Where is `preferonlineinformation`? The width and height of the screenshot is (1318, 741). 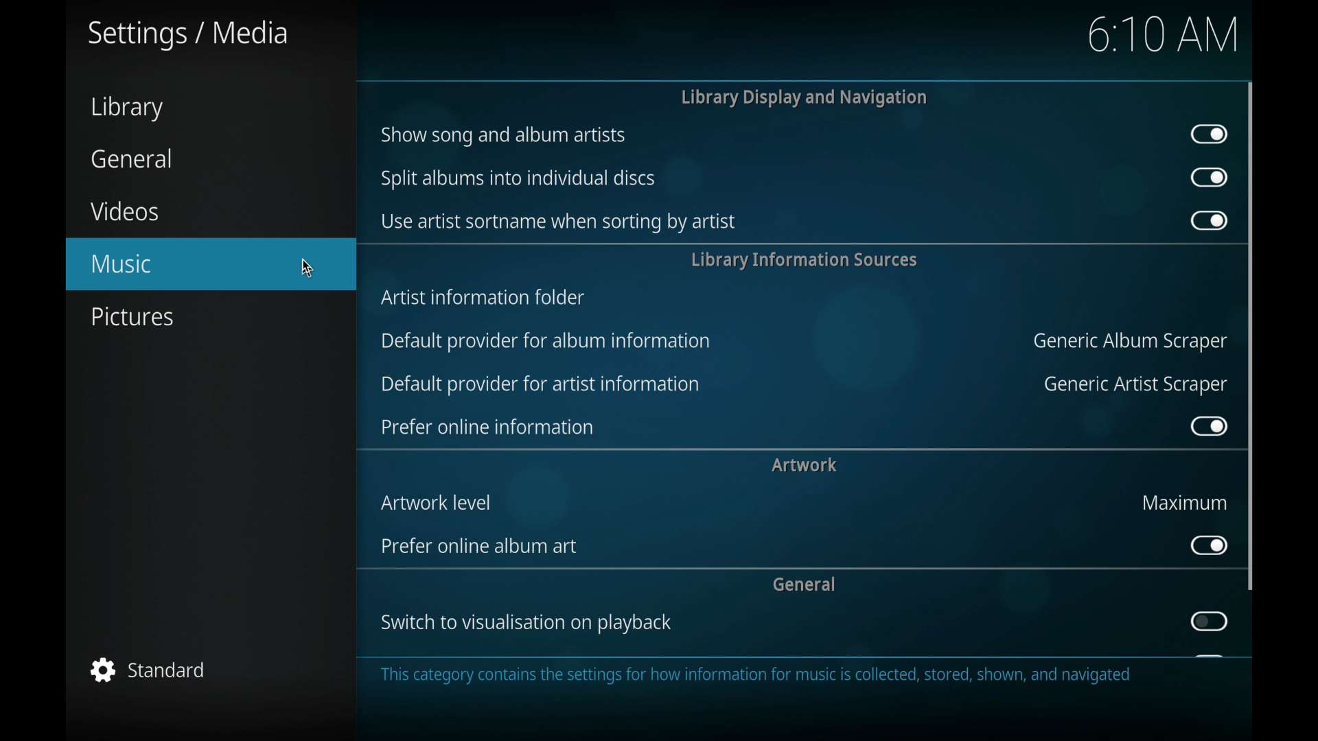 preferonlineinformation is located at coordinates (487, 427).